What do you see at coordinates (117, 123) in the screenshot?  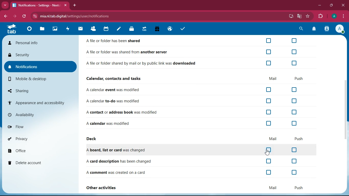 I see `A calendar was modified` at bounding box center [117, 123].